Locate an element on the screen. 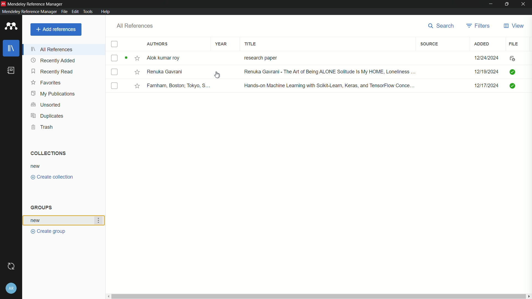  Hands on Machine Learning... is located at coordinates (328, 85).